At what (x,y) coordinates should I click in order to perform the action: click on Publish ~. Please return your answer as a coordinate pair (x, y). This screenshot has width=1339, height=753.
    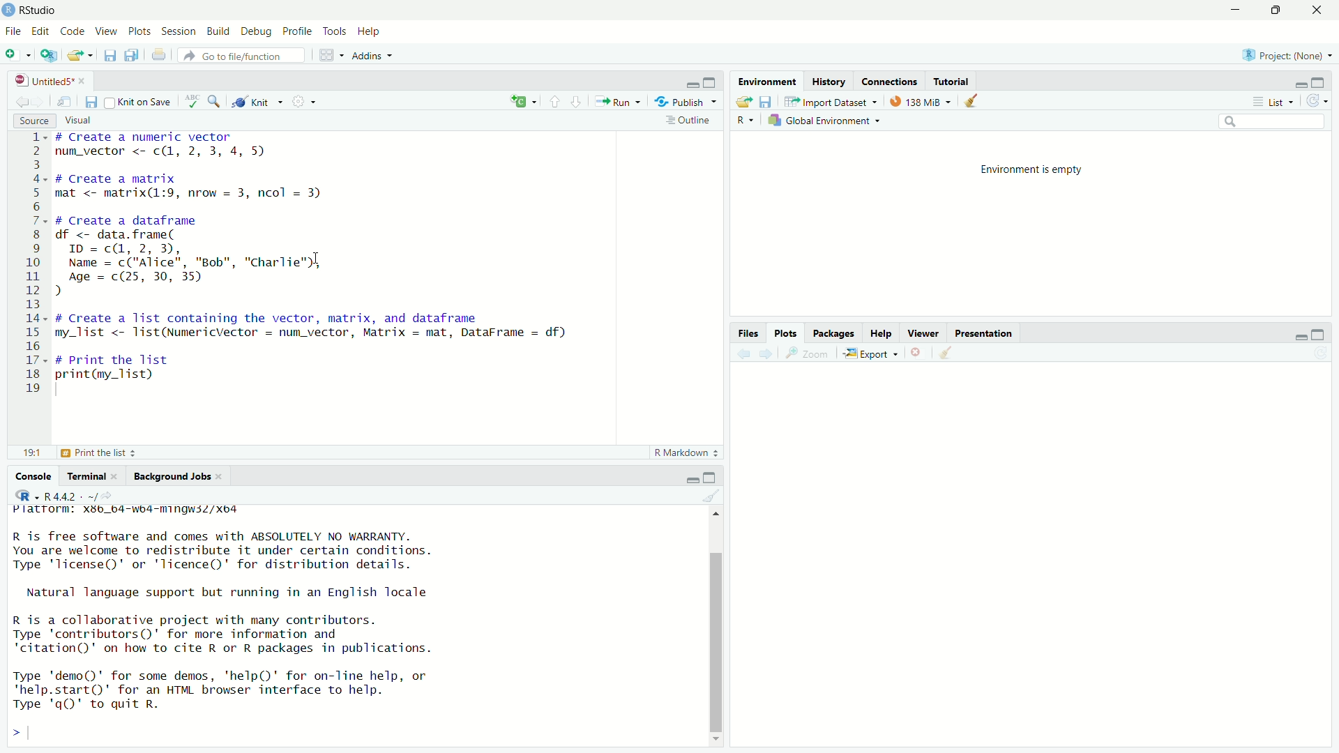
    Looking at the image, I should click on (687, 102).